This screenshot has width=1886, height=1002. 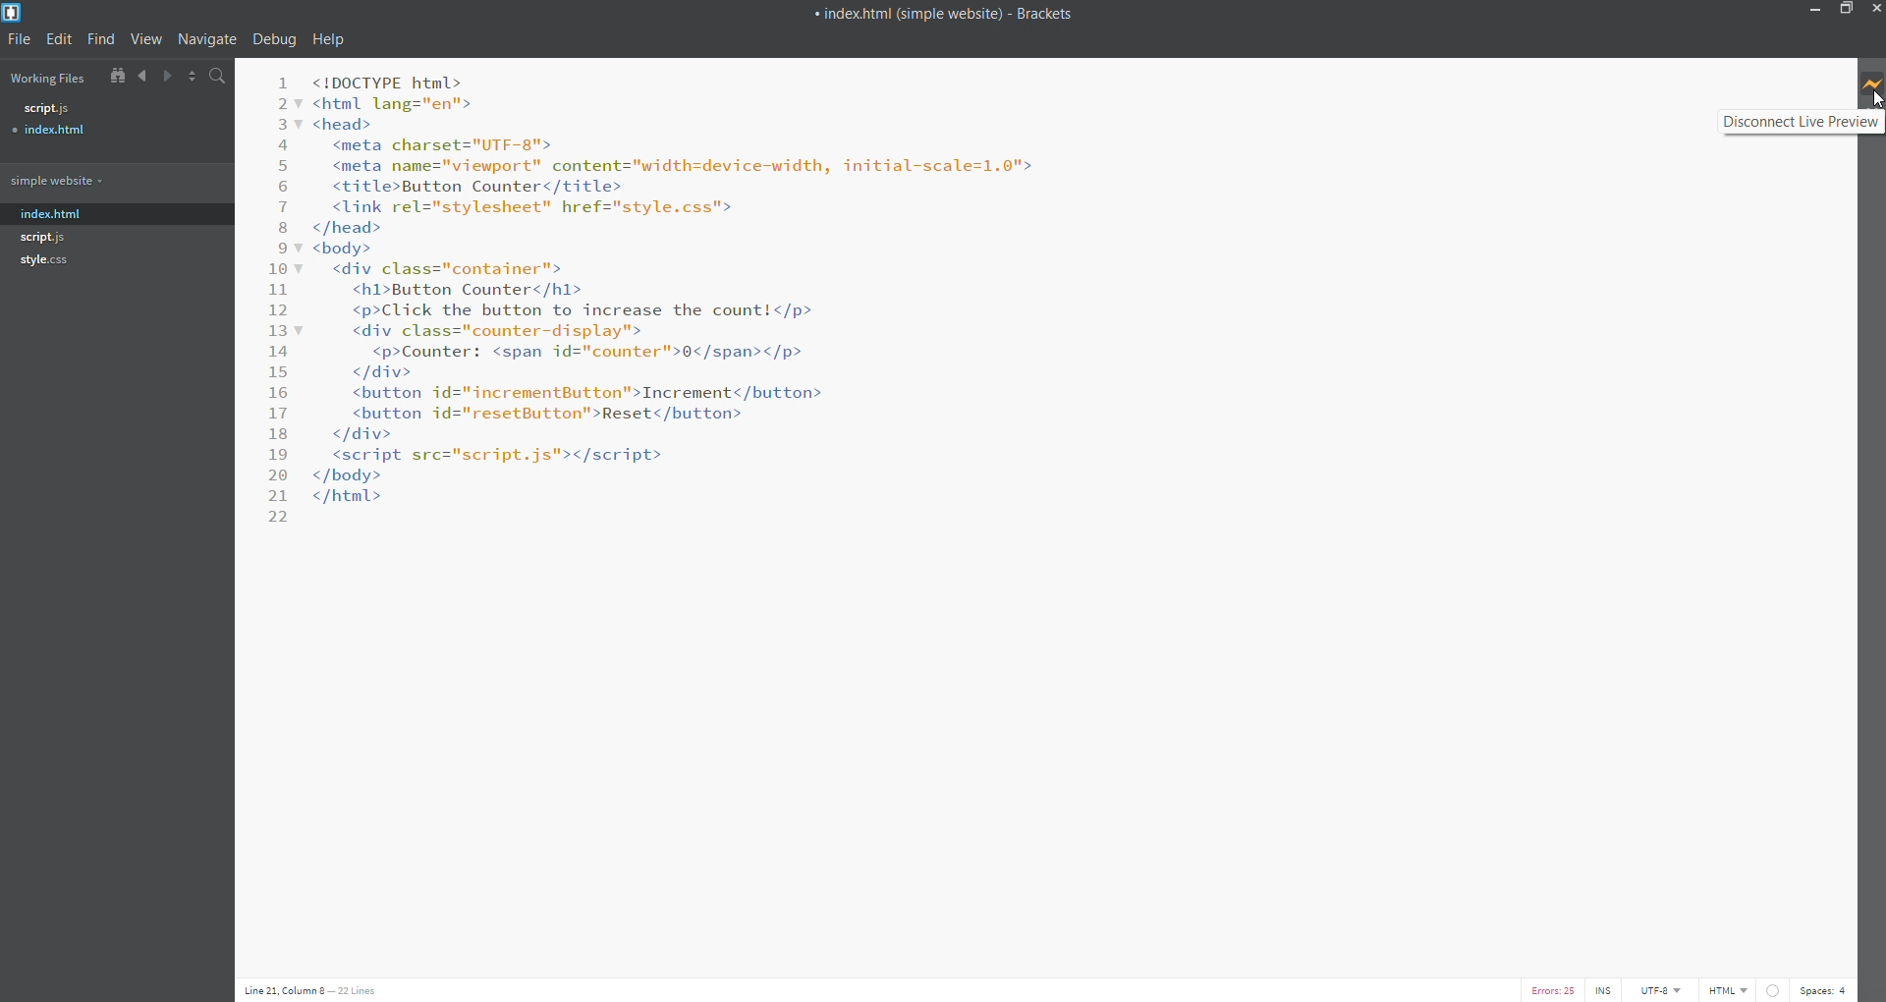 I want to click on cursor toggle, so click(x=1602, y=990).